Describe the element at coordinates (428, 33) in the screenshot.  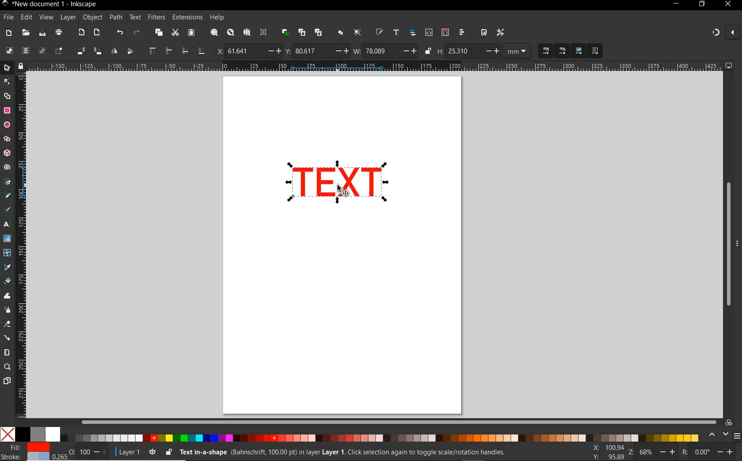
I see `open xml editor` at that location.